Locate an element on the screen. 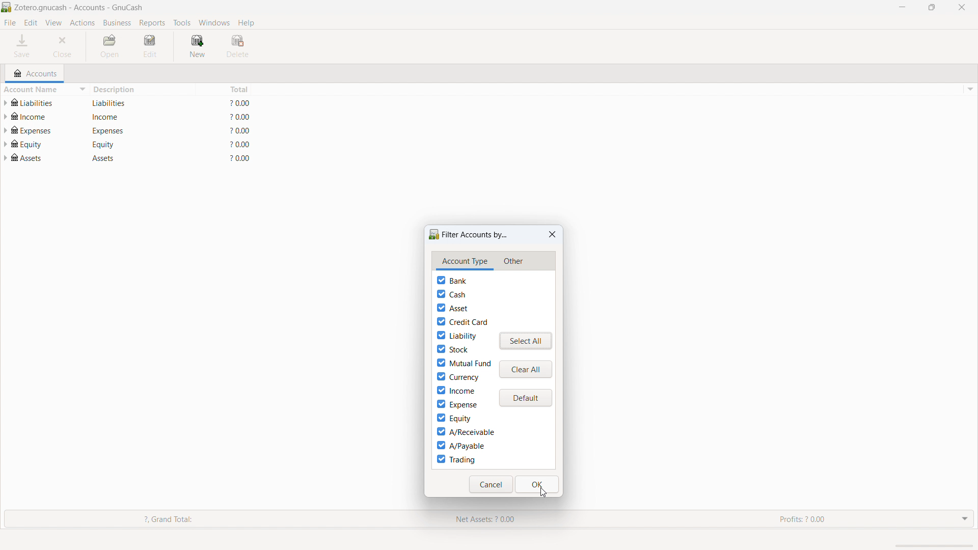  edit is located at coordinates (151, 46).